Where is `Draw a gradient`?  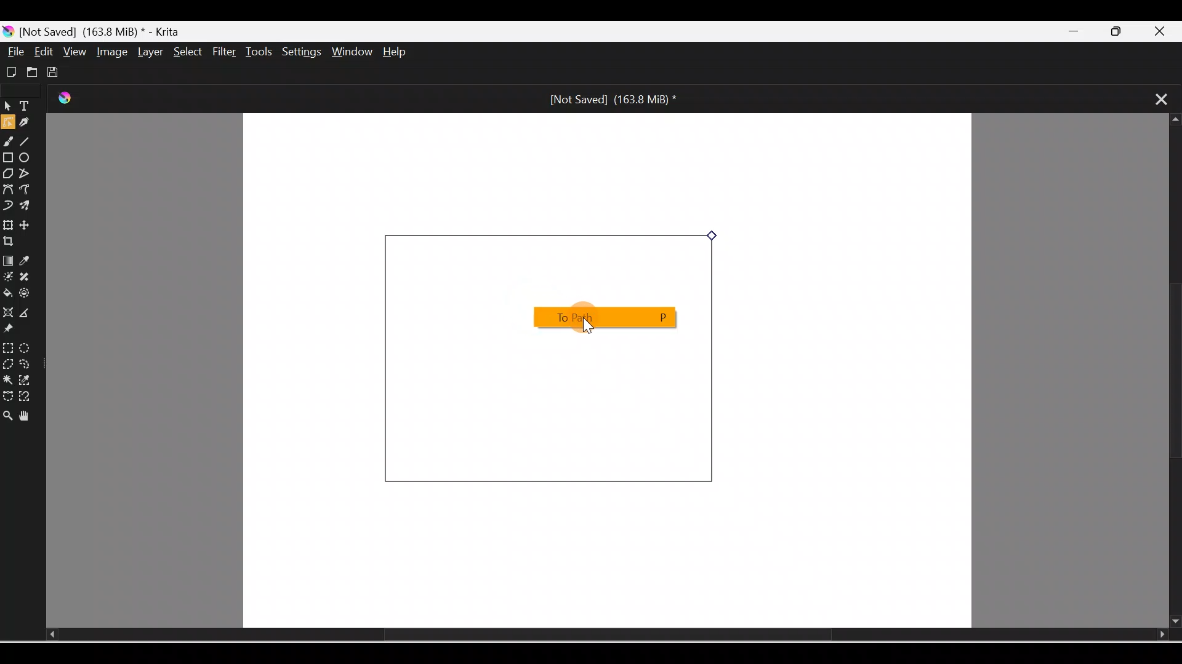
Draw a gradient is located at coordinates (7, 261).